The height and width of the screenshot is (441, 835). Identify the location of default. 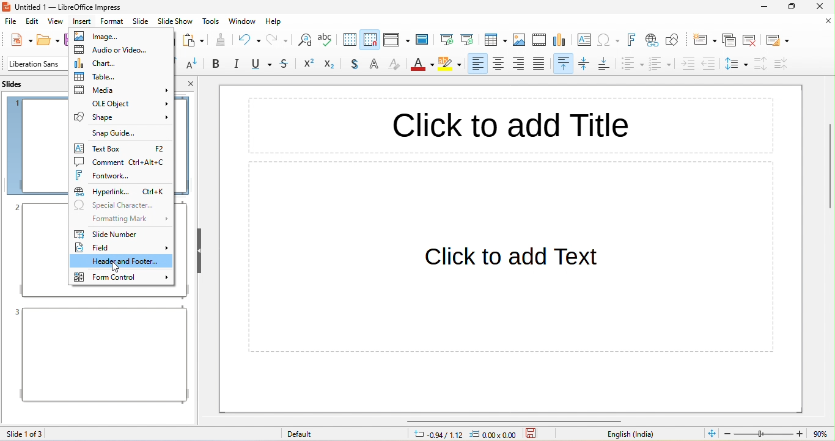
(307, 434).